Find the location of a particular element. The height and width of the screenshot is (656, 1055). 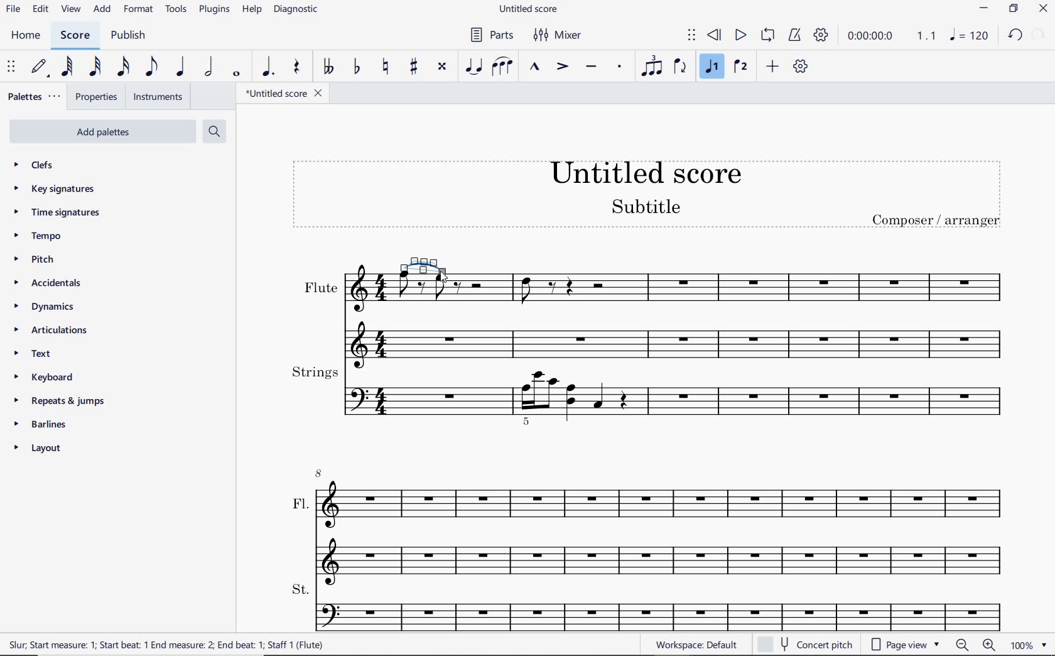

keyboard is located at coordinates (41, 377).